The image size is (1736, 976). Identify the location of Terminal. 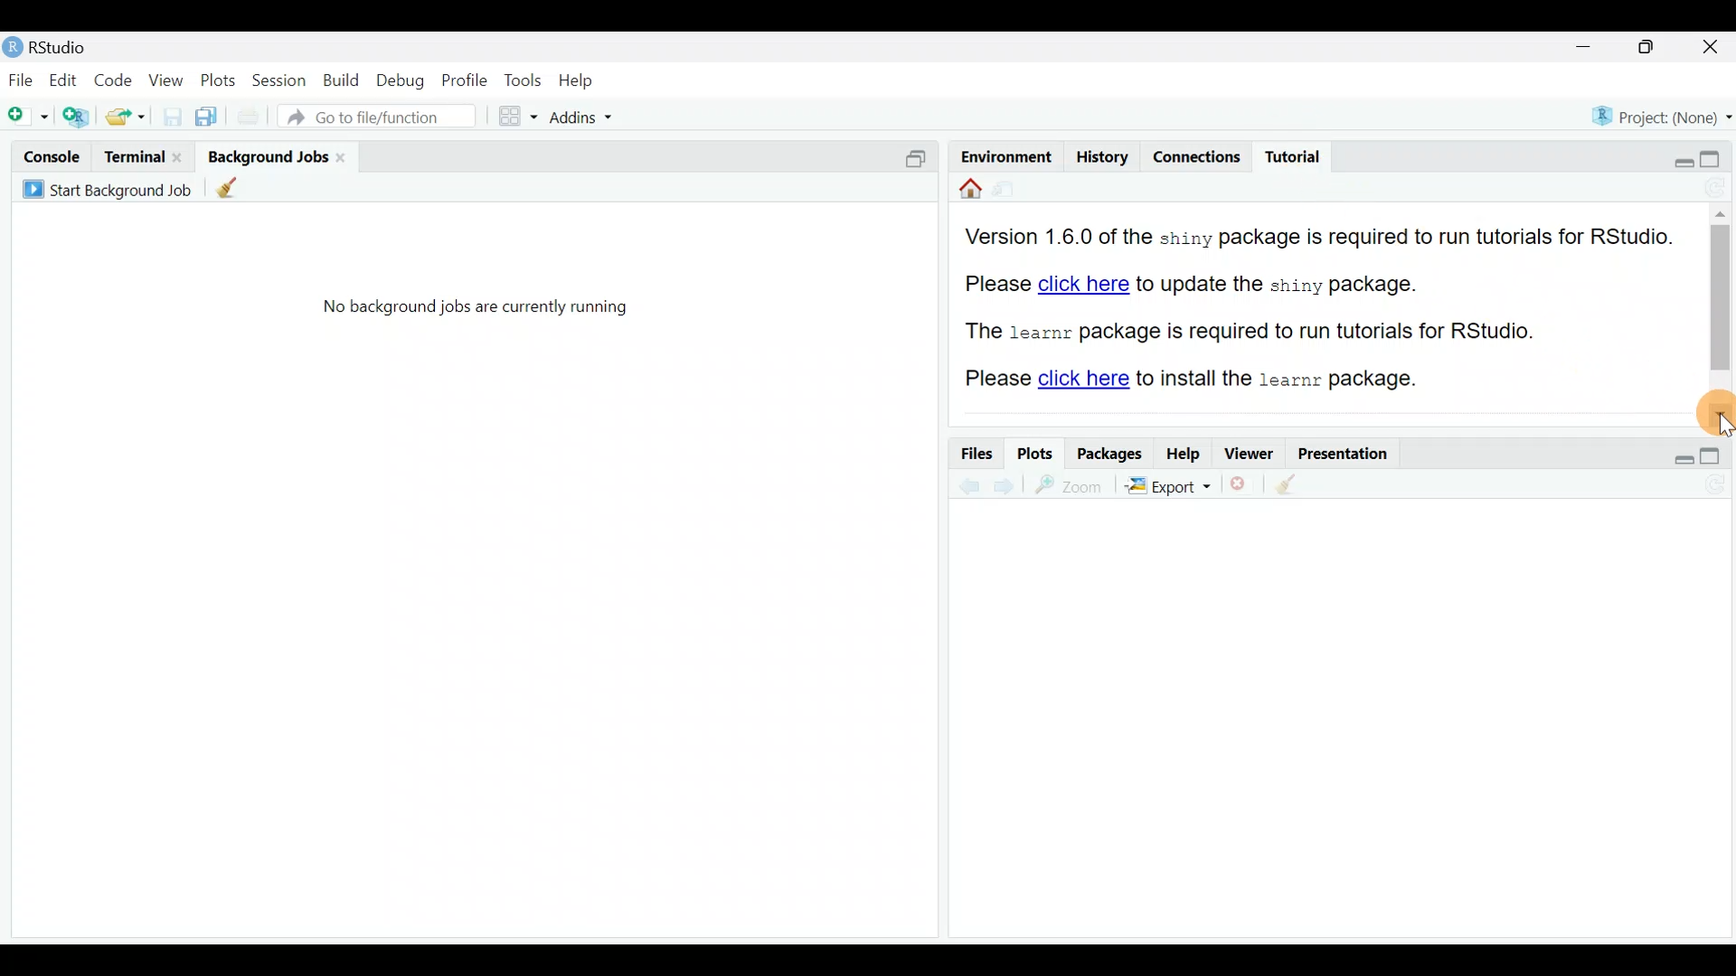
(132, 155).